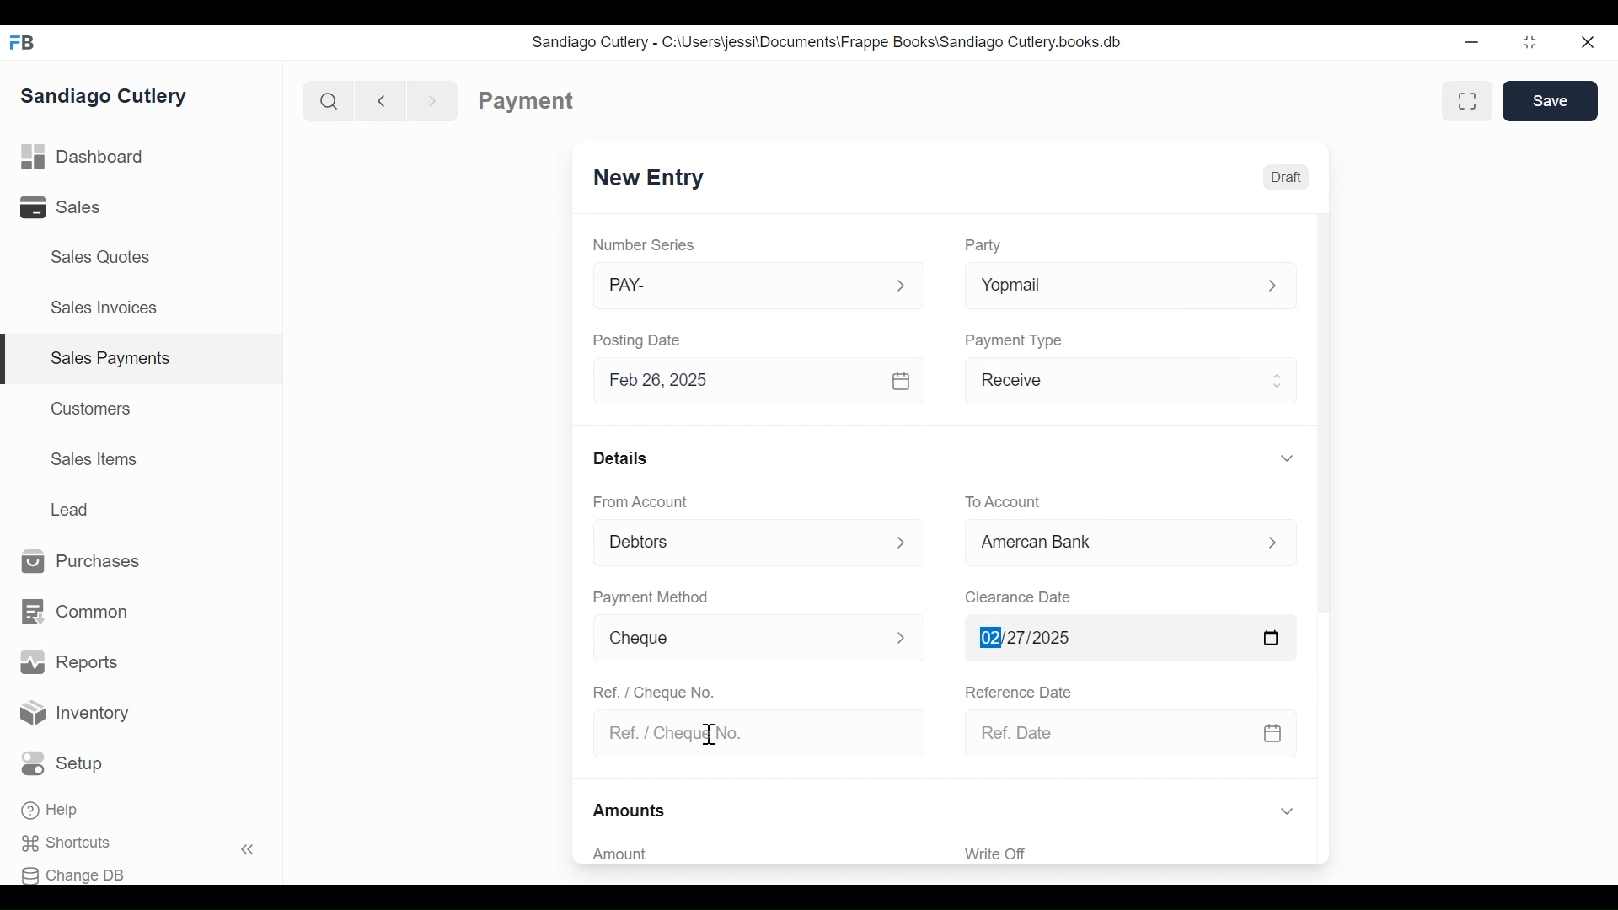 This screenshot has width=1618, height=910. I want to click on Calendar, so click(1277, 733).